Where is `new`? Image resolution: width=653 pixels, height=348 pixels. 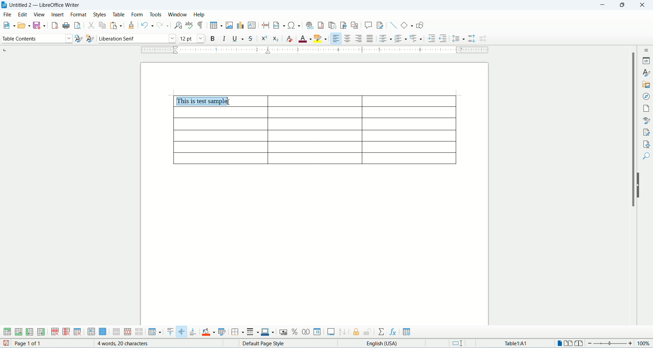 new is located at coordinates (8, 25).